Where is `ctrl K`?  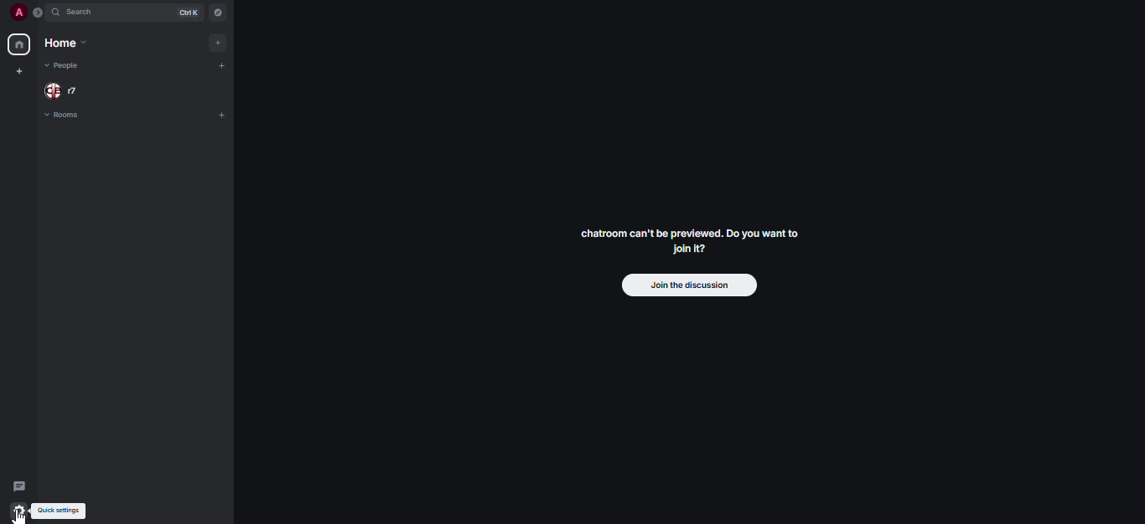 ctrl K is located at coordinates (189, 11).